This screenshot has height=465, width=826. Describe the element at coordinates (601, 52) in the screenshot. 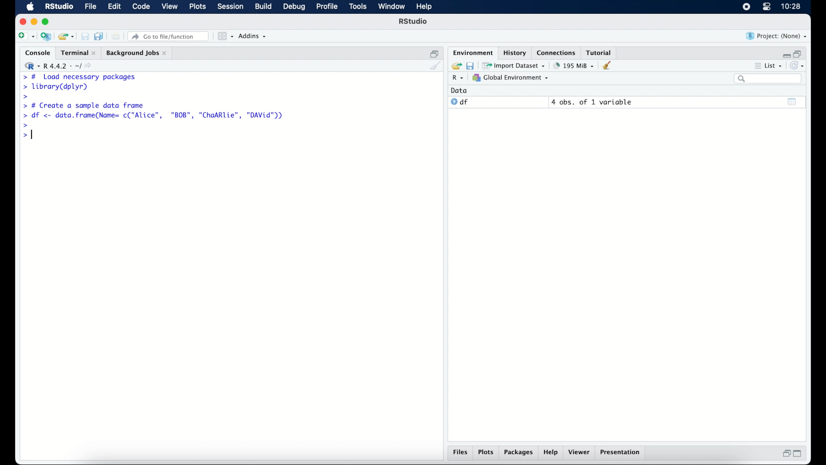

I see `tutorial` at that location.